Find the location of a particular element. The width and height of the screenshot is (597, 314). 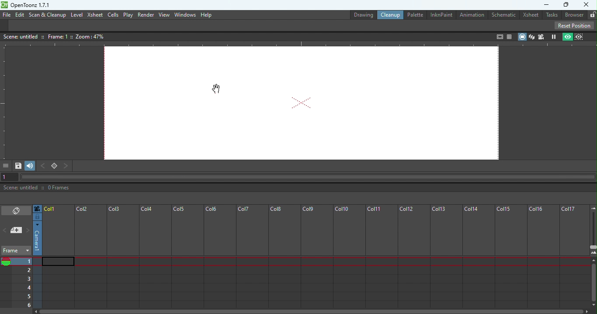

Minimize is located at coordinates (544, 5).